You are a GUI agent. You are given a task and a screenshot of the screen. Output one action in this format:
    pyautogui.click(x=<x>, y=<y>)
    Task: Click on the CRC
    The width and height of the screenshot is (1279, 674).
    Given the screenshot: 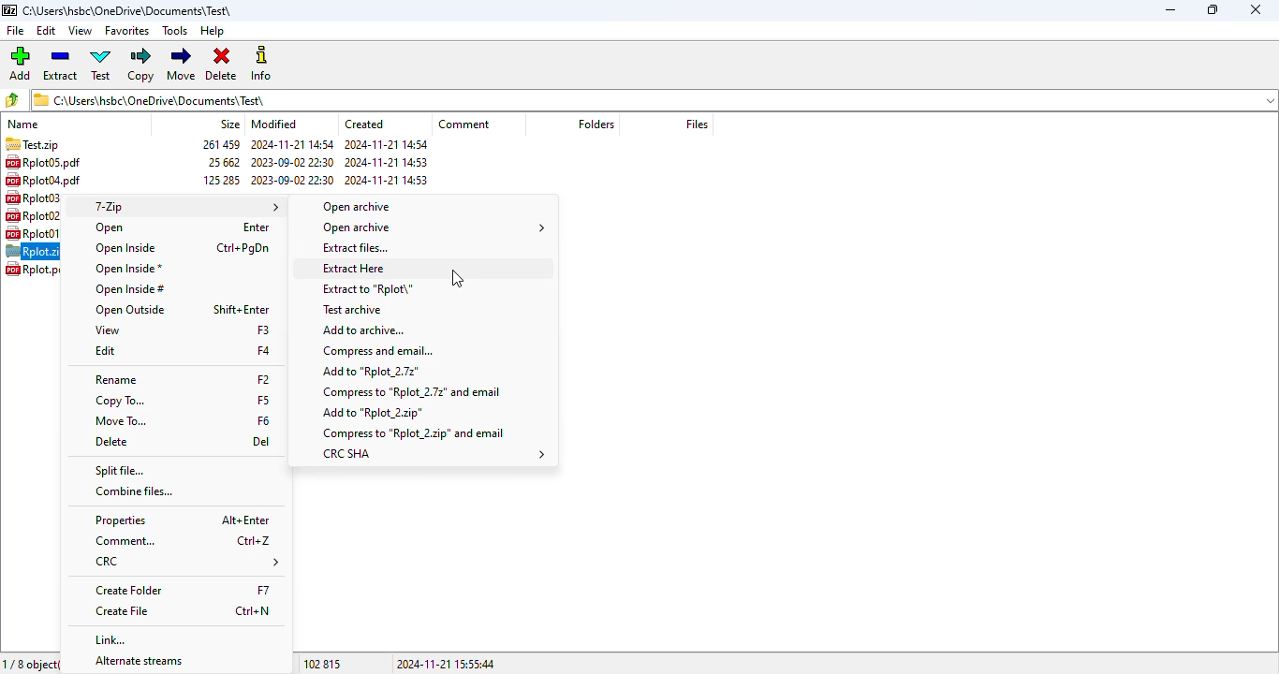 What is the action you would take?
    pyautogui.click(x=184, y=561)
    